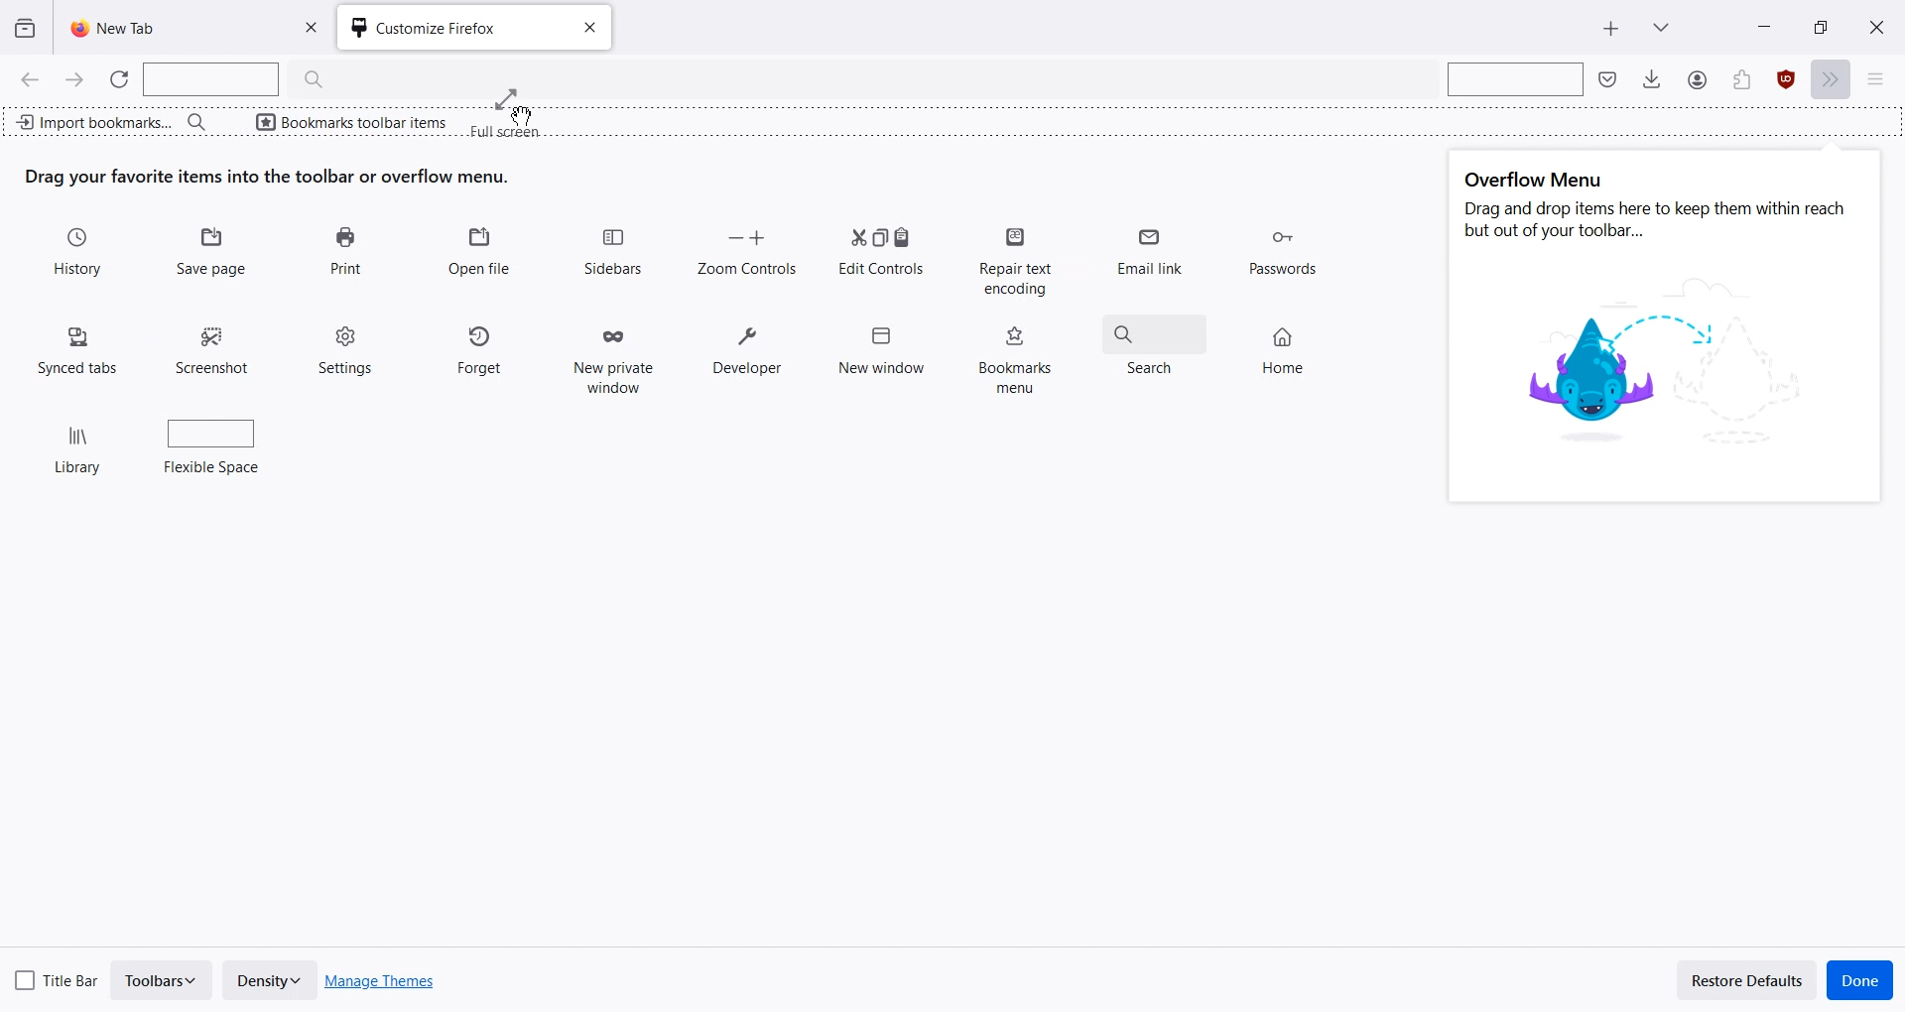 The image size is (1905, 1012). I want to click on Done, so click(1860, 980).